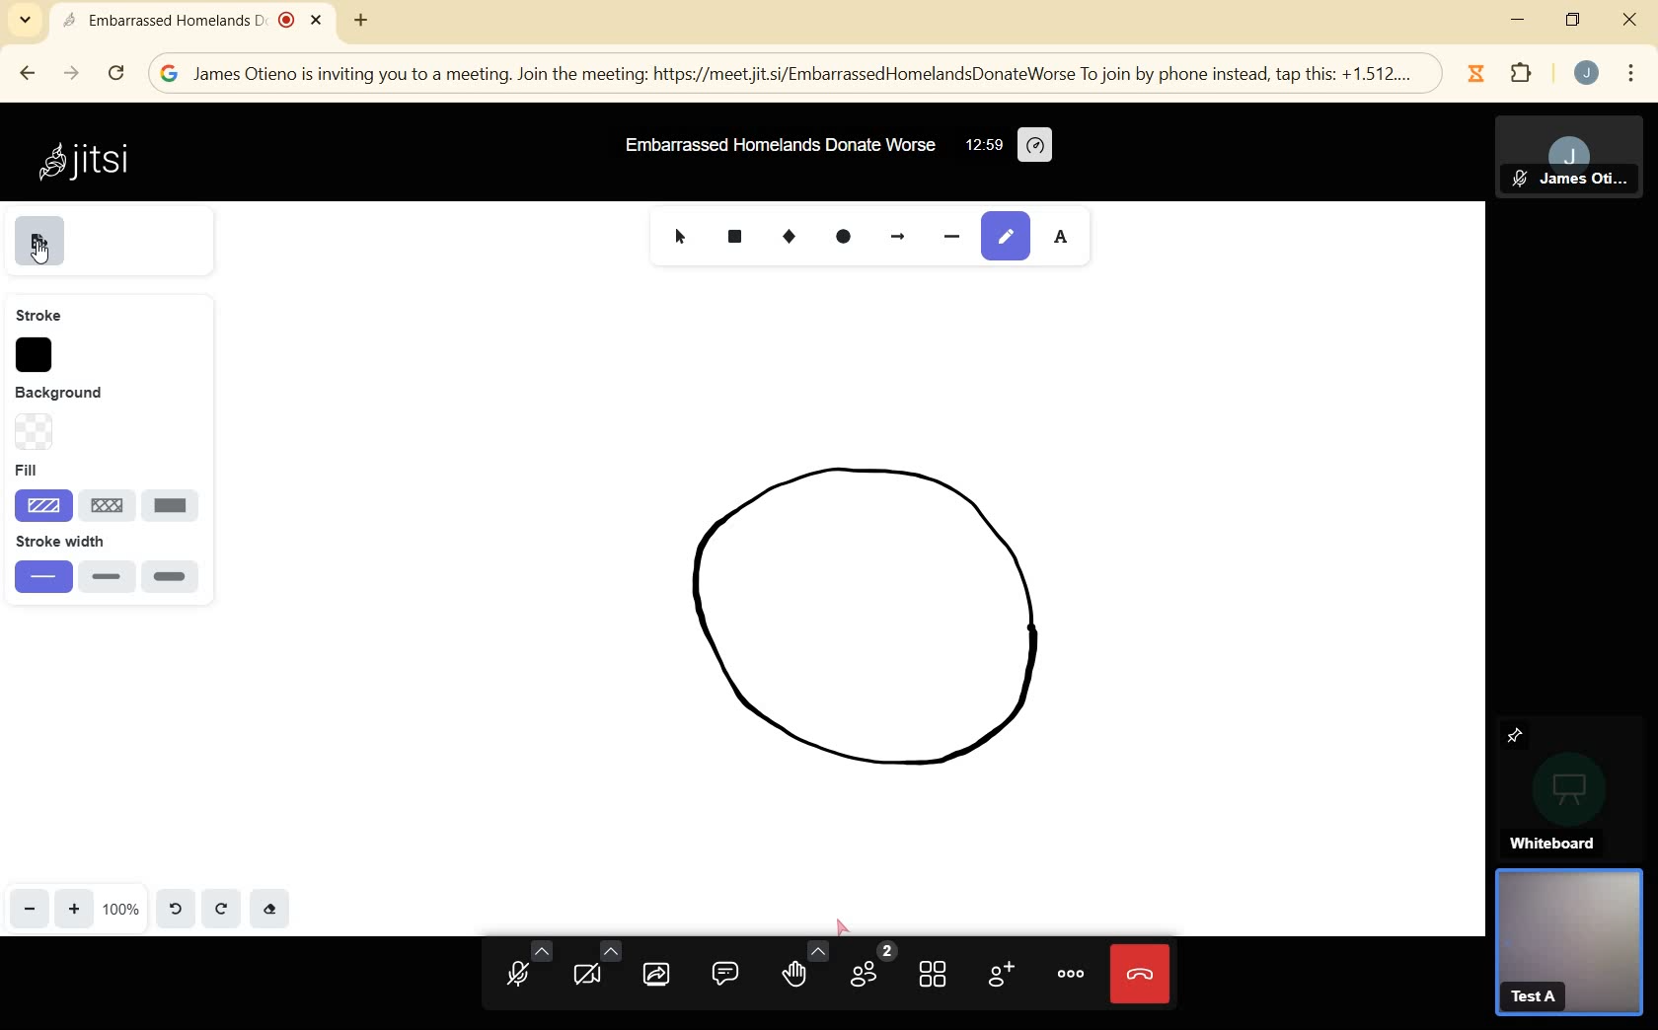 This screenshot has width=1658, height=1030. What do you see at coordinates (32, 911) in the screenshot?
I see `zoom out` at bounding box center [32, 911].